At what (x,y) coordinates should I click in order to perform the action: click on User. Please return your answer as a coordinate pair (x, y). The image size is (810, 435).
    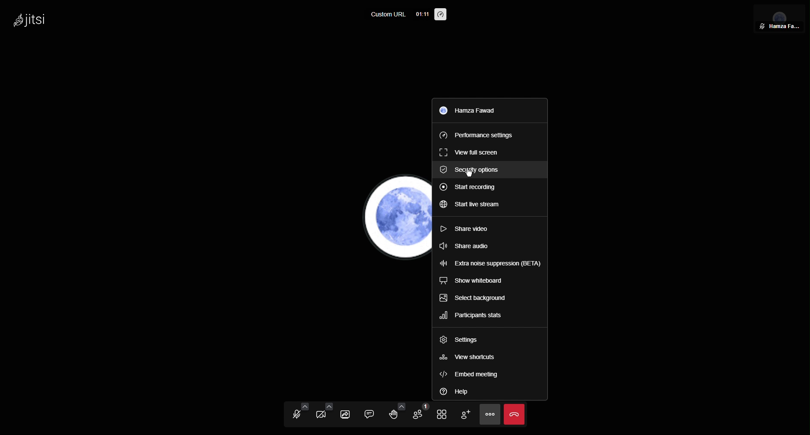
    Looking at the image, I should click on (475, 111).